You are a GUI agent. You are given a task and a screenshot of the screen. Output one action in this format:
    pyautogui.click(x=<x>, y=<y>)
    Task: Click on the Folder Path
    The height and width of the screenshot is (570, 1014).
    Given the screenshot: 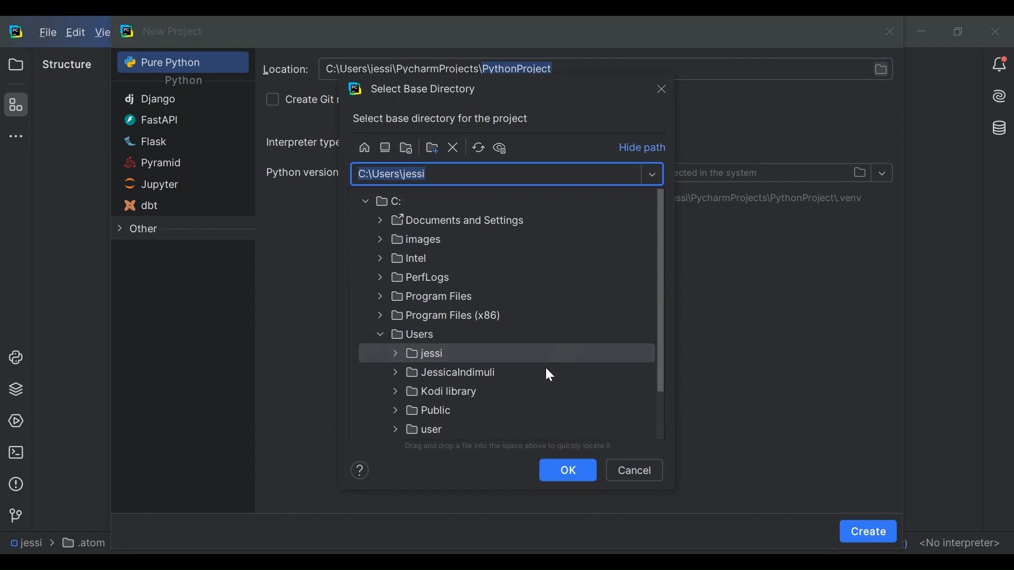 What is the action you would take?
    pyautogui.click(x=462, y=259)
    